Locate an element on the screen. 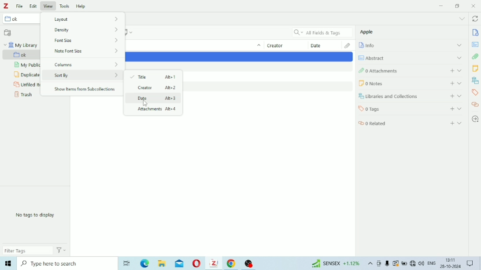  Abstract is located at coordinates (476, 44).